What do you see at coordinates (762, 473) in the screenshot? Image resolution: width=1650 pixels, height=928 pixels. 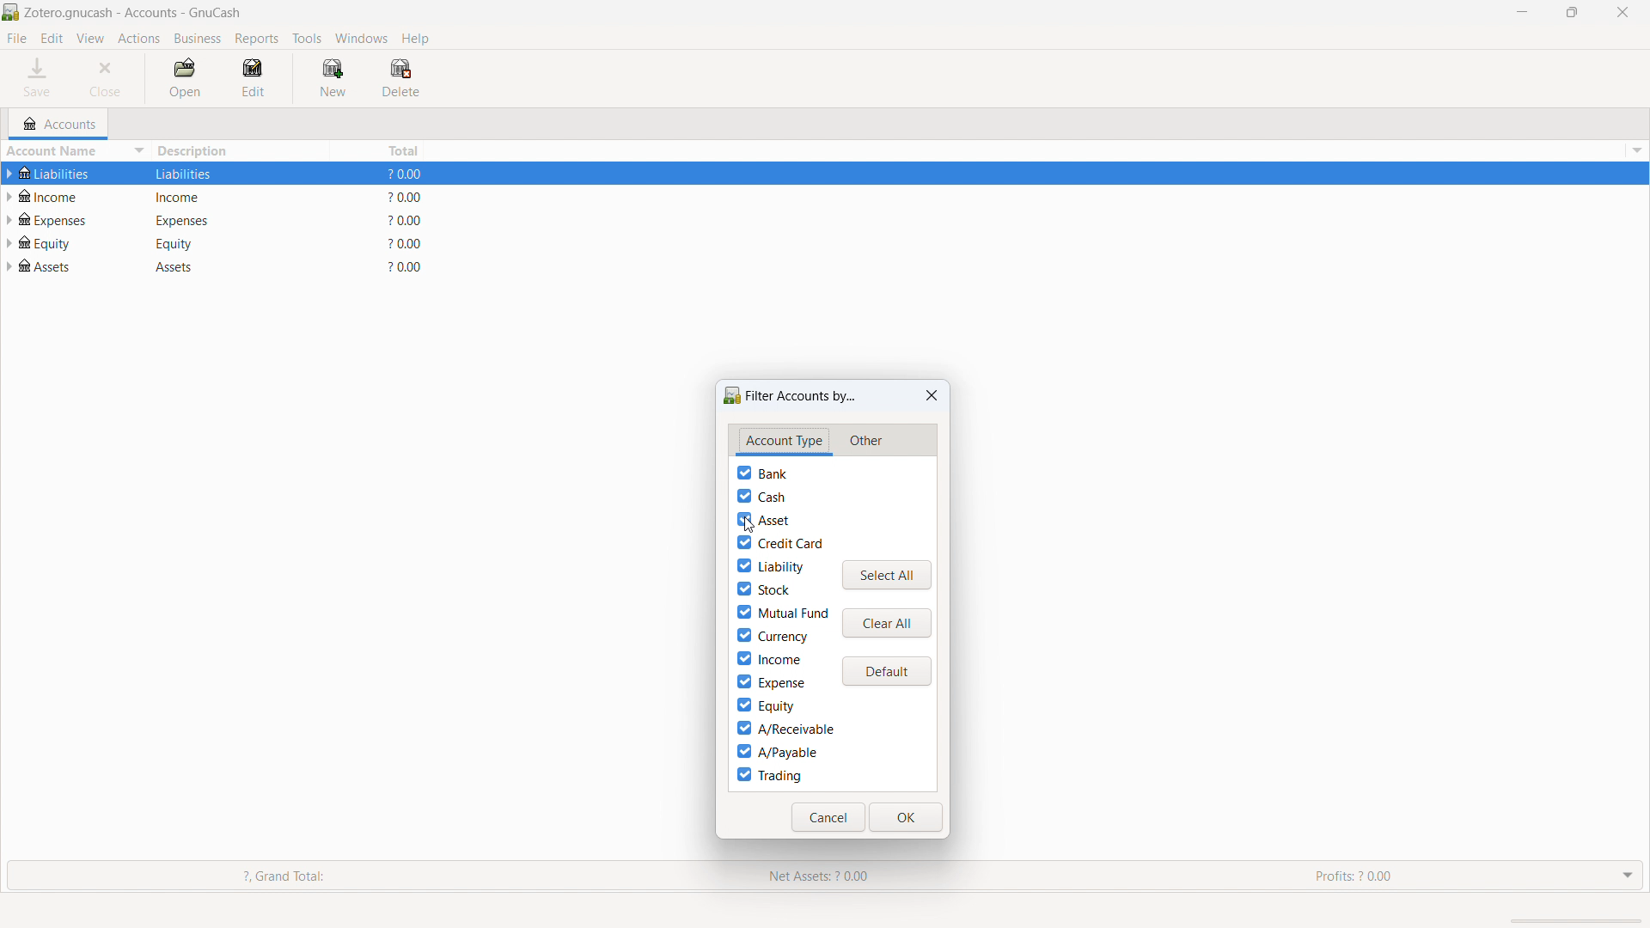 I see `bank` at bounding box center [762, 473].